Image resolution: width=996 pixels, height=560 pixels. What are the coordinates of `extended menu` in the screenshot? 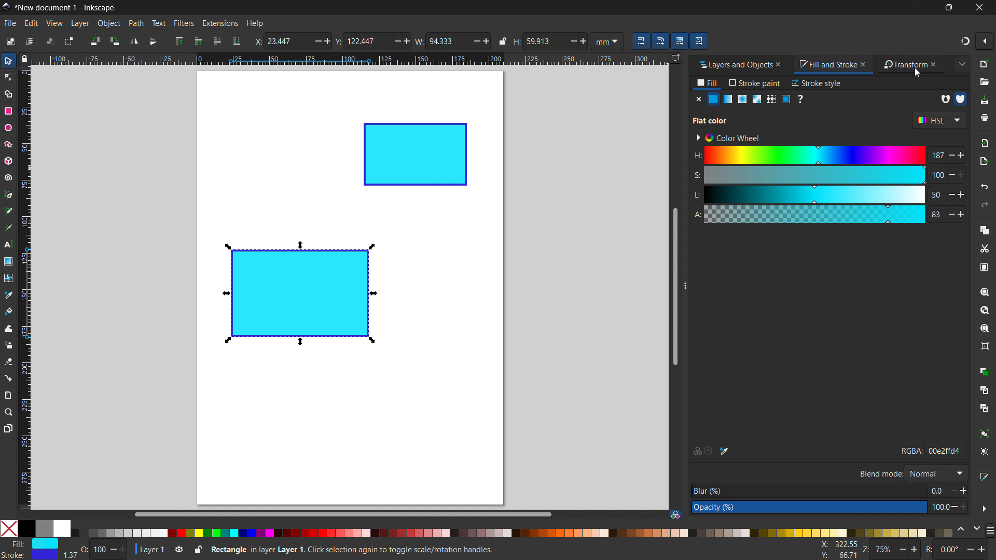 It's located at (962, 64).